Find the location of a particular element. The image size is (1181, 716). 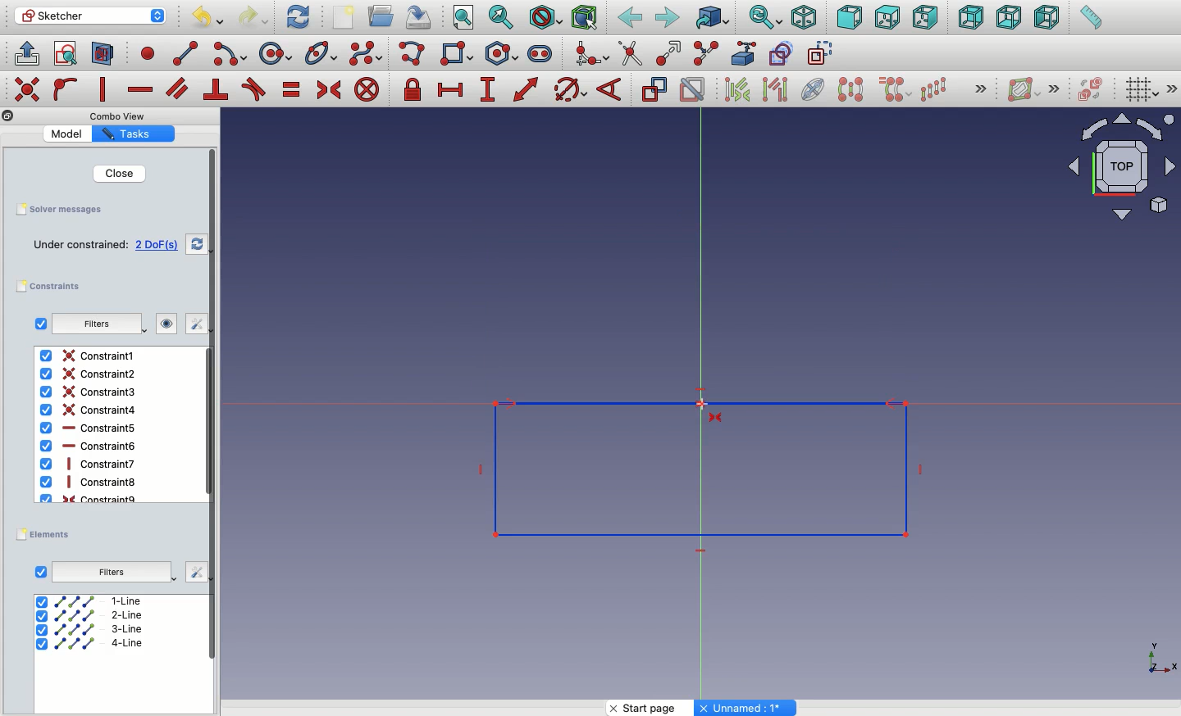

Symmetrical  is located at coordinates (683, 490).